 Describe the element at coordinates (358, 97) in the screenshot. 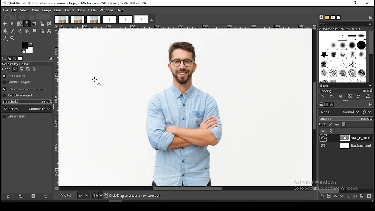

I see `refresh brushes` at that location.